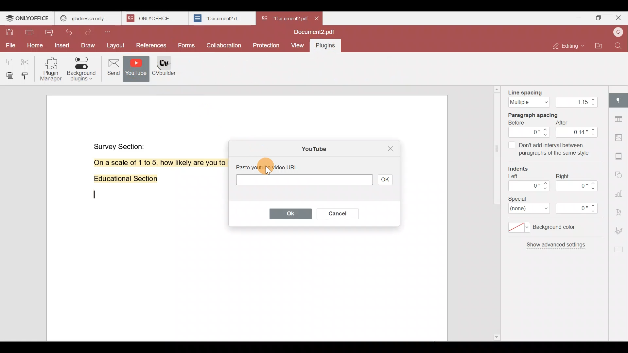 This screenshot has height=353, width=628. What do you see at coordinates (120, 145) in the screenshot?
I see `Survey Section:` at bounding box center [120, 145].